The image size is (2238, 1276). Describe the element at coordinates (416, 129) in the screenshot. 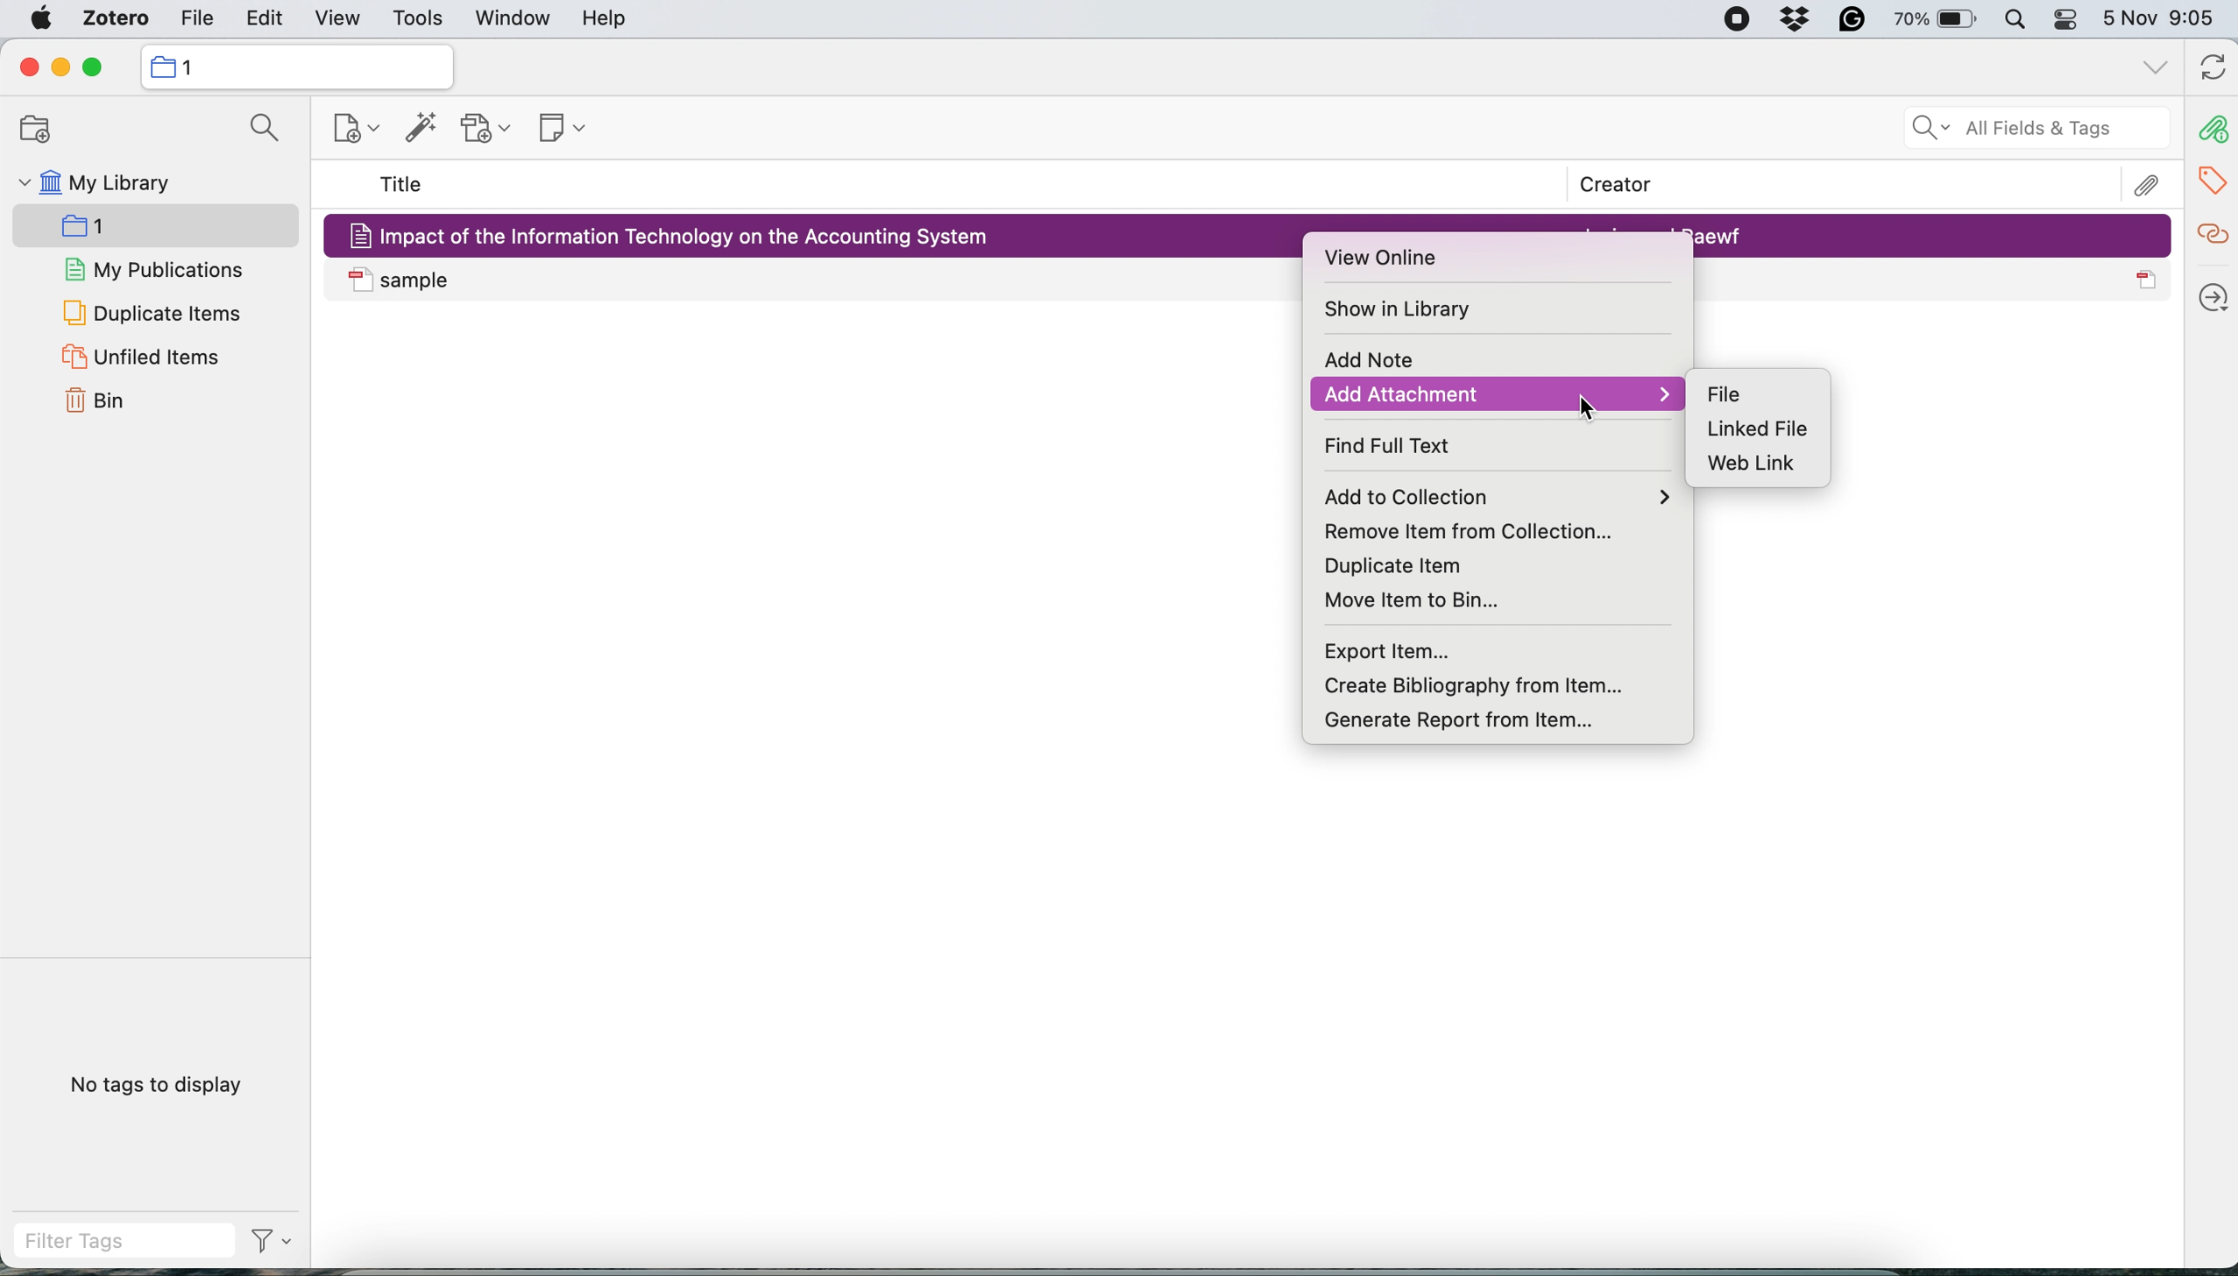

I see `add item by identifier` at that location.